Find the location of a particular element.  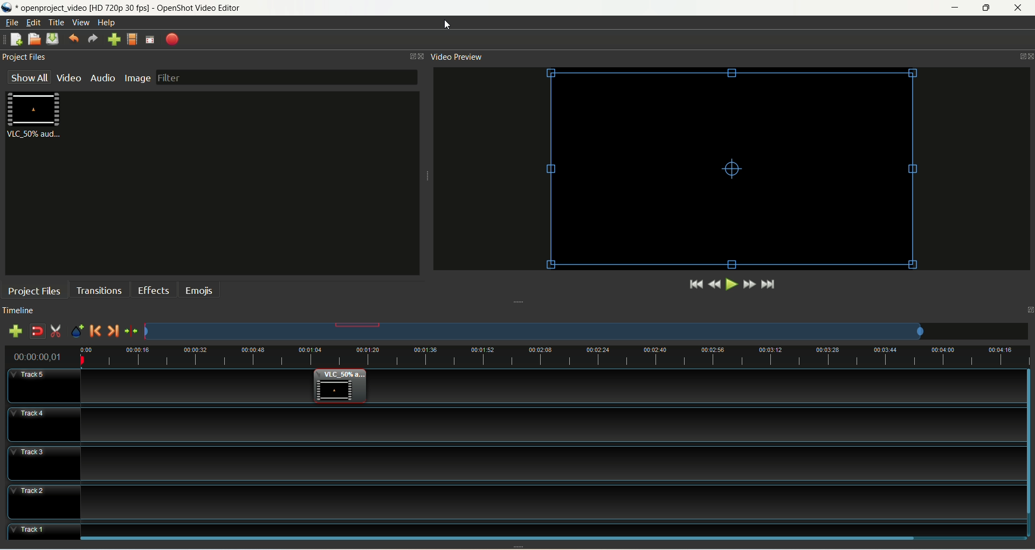

import file is located at coordinates (114, 40).